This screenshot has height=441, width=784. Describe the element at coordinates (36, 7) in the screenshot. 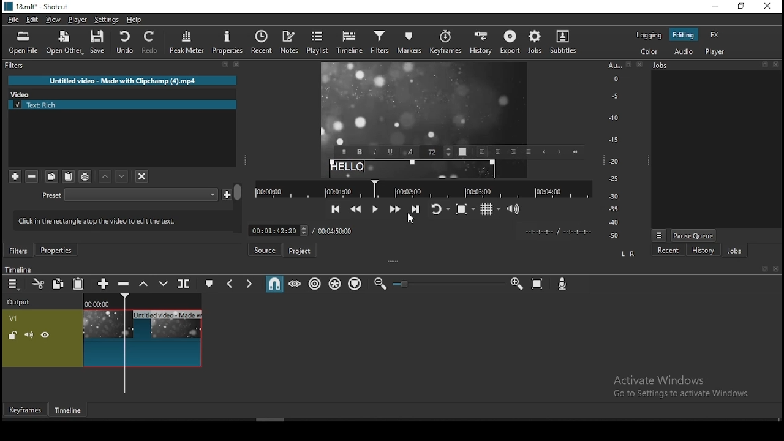

I see `icon and file name` at that location.